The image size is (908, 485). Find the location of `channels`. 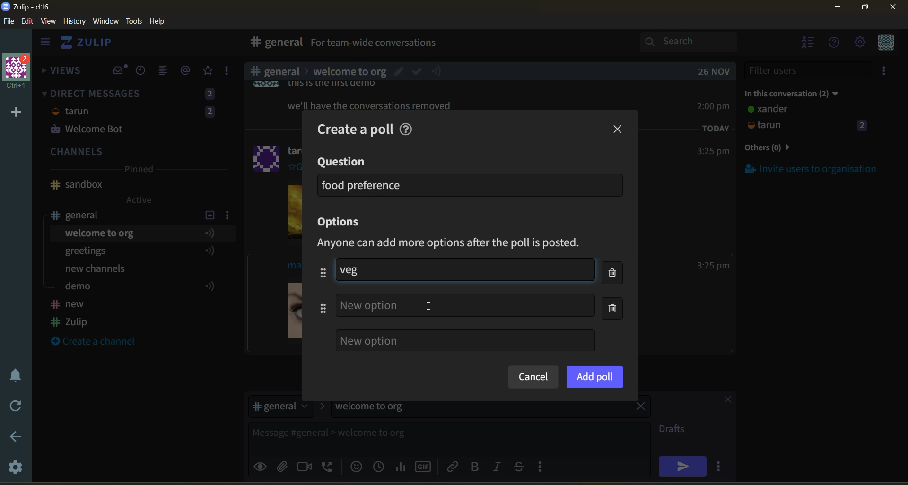

channels is located at coordinates (137, 153).